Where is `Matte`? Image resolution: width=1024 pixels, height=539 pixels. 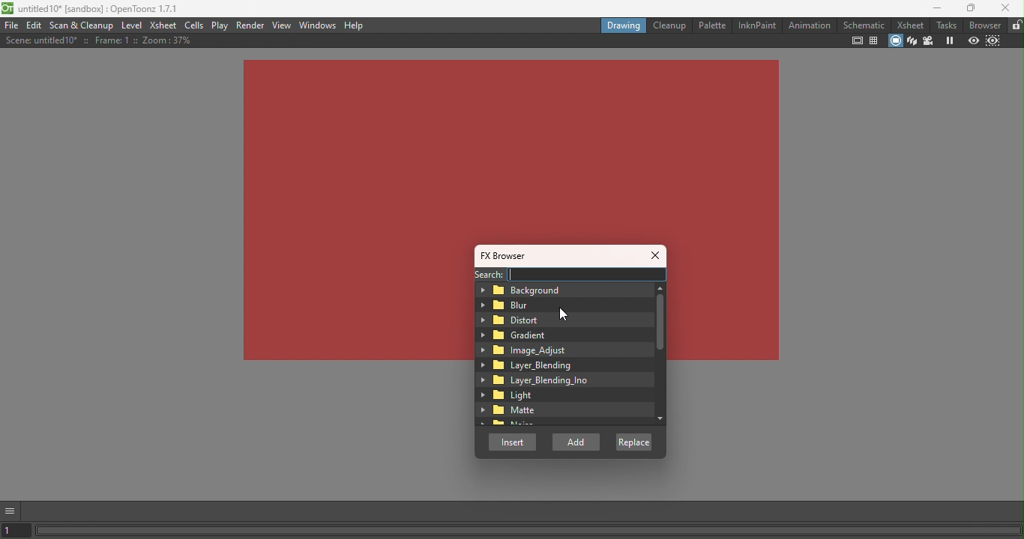 Matte is located at coordinates (510, 409).